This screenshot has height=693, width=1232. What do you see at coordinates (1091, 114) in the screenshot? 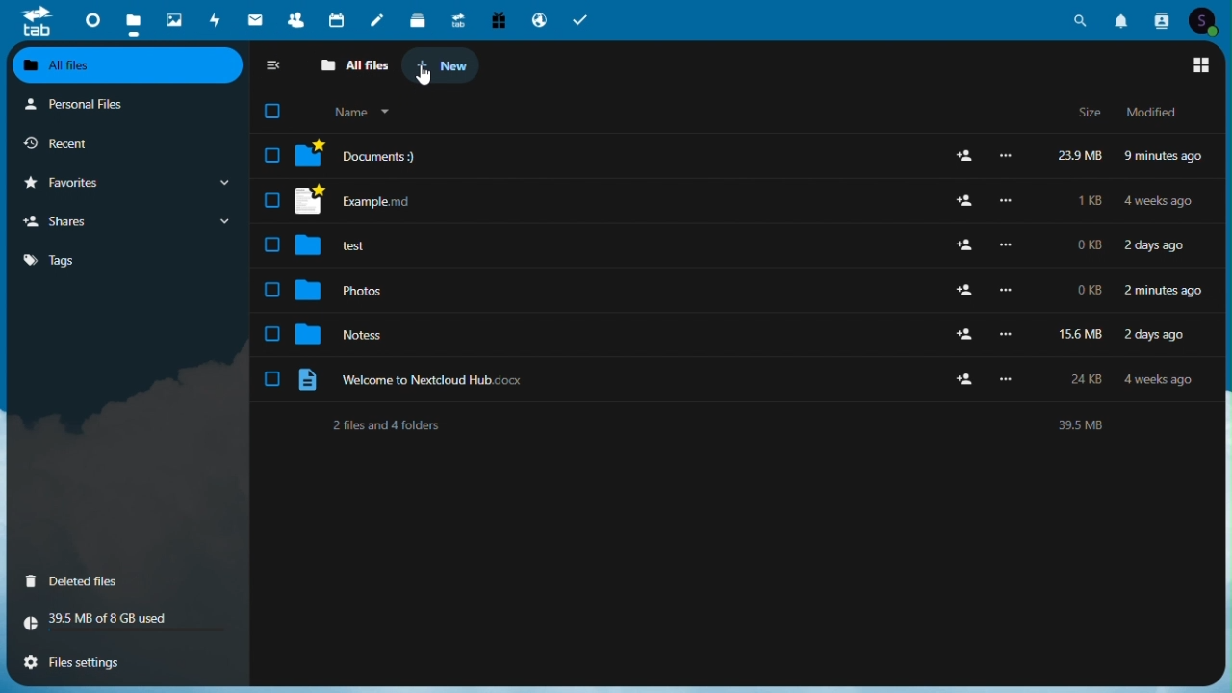
I see `Size` at bounding box center [1091, 114].